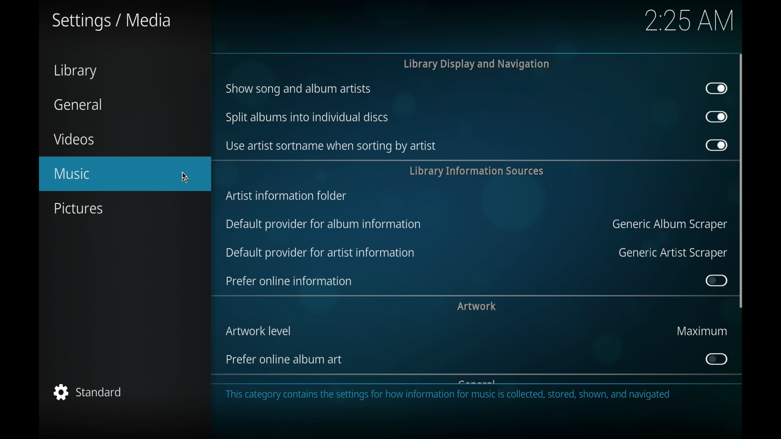 Image resolution: width=781 pixels, height=439 pixels. What do you see at coordinates (258, 331) in the screenshot?
I see `artwork level` at bounding box center [258, 331].